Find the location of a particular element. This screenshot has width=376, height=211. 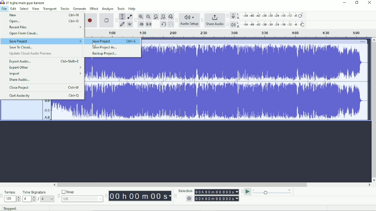

Audacity record meter toolbar is located at coordinates (227, 16).